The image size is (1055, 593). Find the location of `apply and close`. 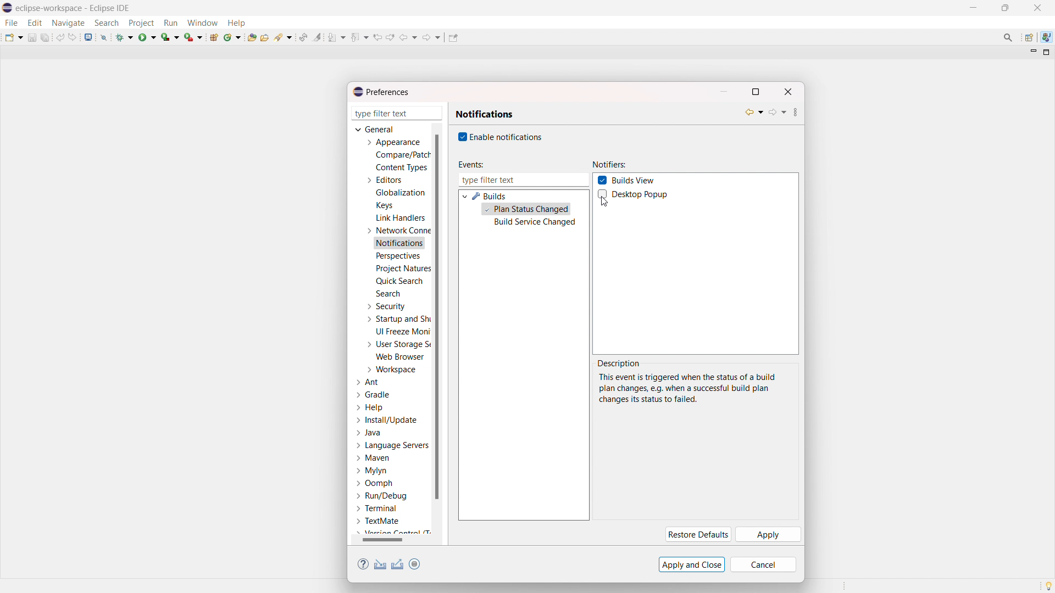

apply and close is located at coordinates (692, 564).